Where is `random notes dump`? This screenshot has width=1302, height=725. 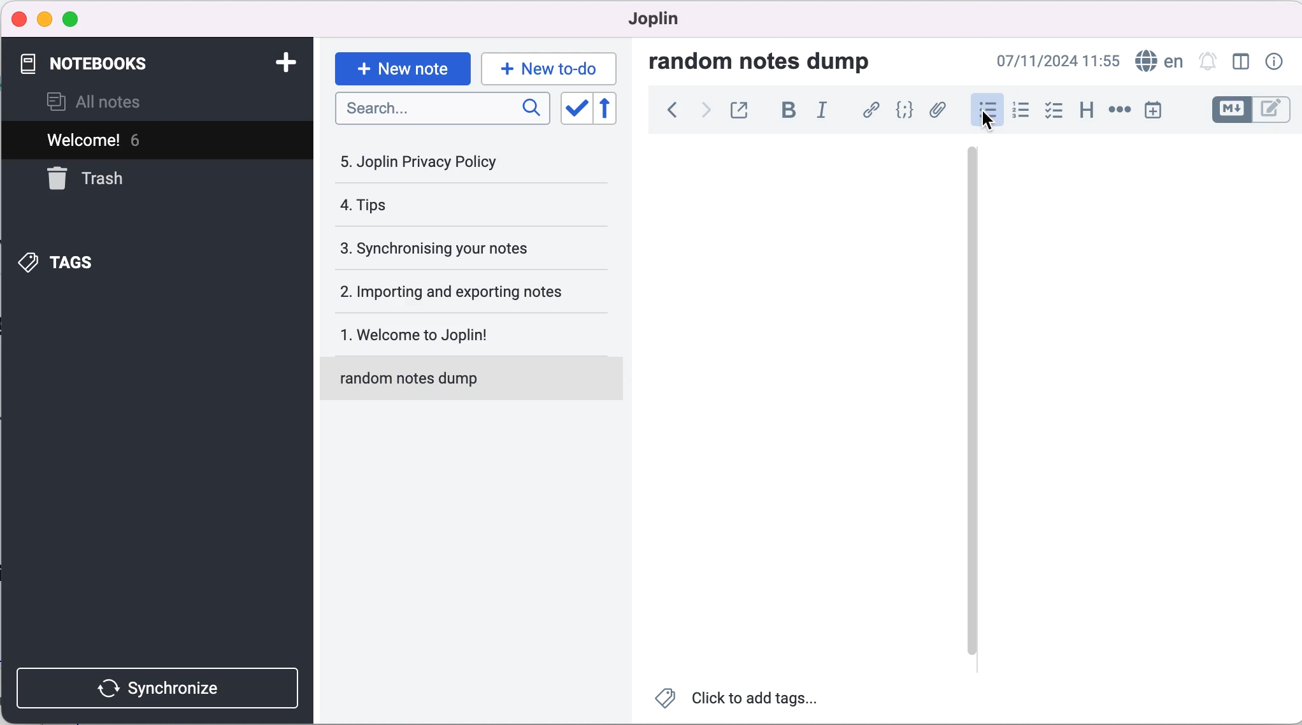 random notes dump is located at coordinates (477, 384).